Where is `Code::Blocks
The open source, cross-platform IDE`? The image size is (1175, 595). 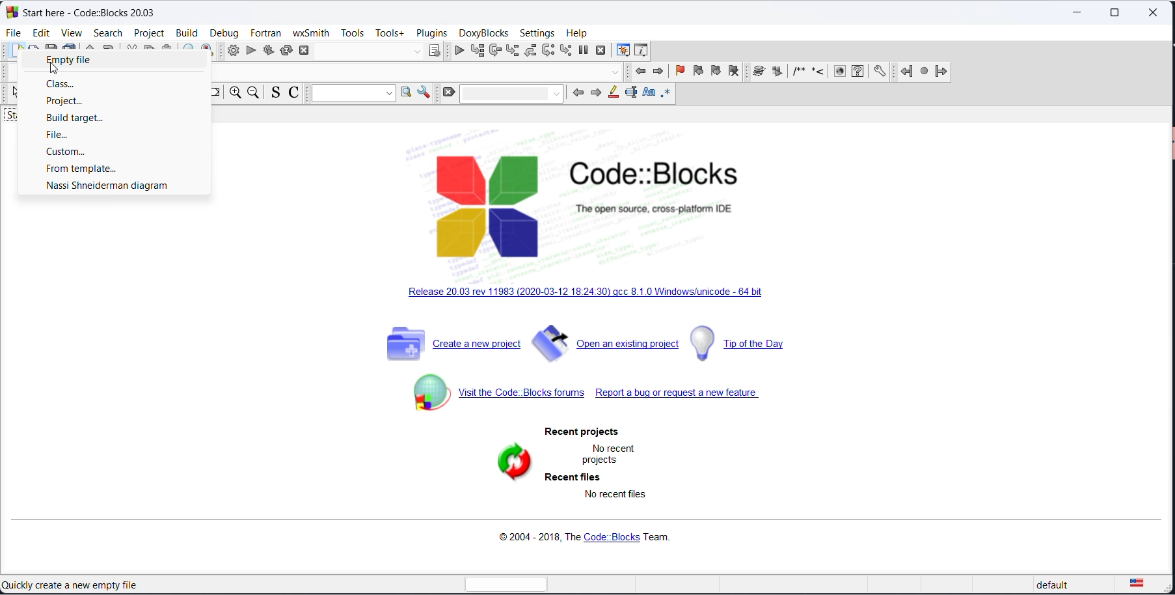
Code::Blocks
The open source, cross-platform IDE is located at coordinates (584, 208).